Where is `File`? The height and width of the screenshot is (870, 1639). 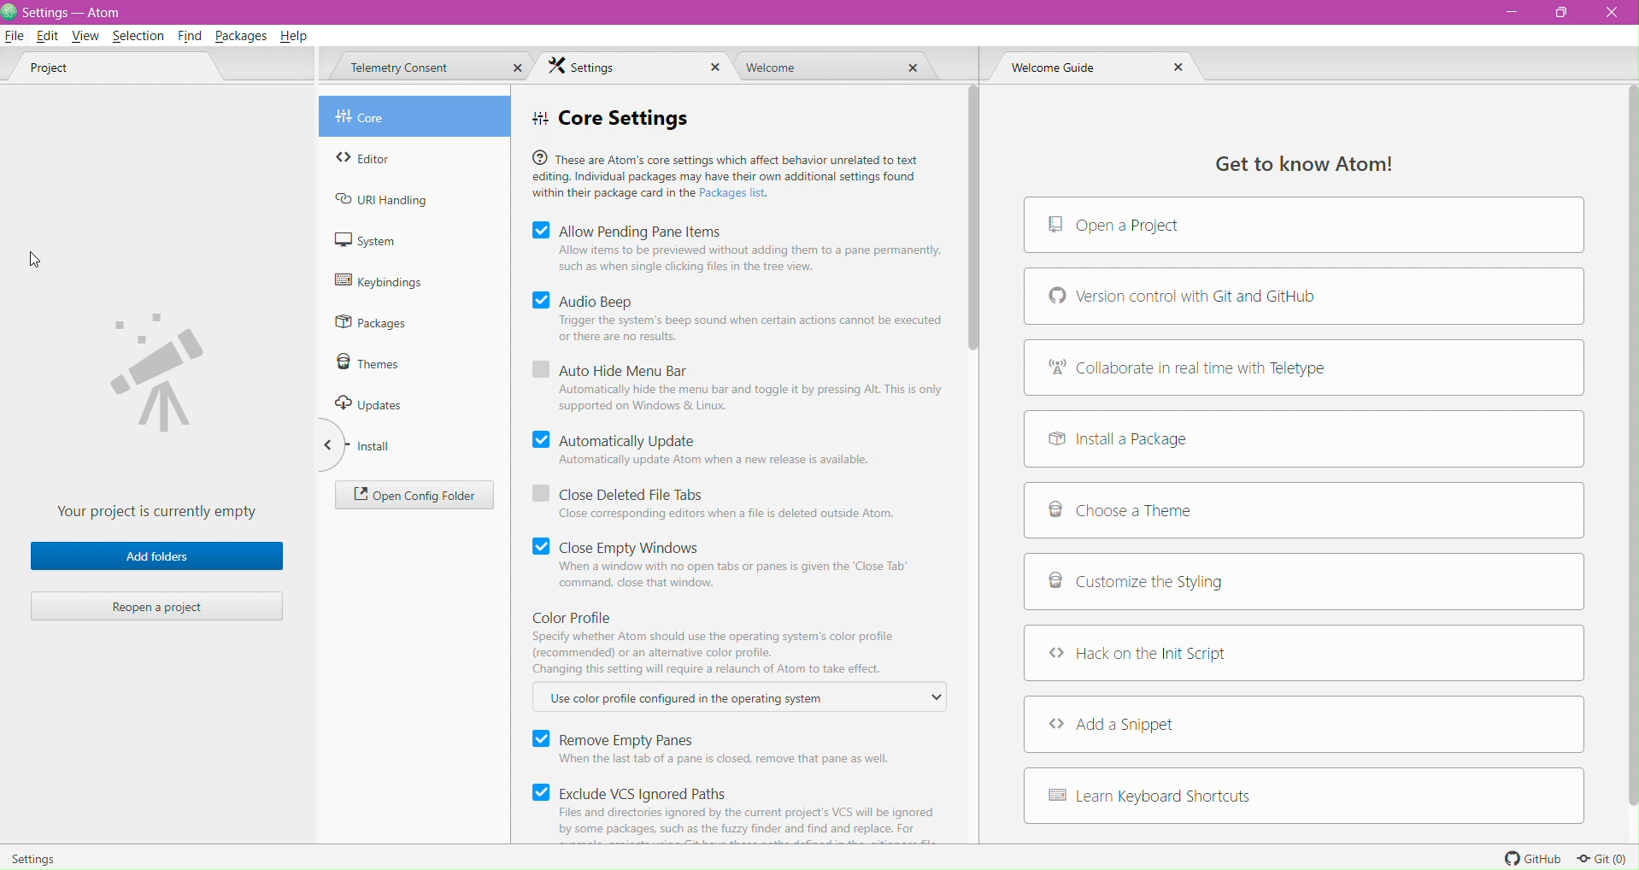 File is located at coordinates (14, 36).